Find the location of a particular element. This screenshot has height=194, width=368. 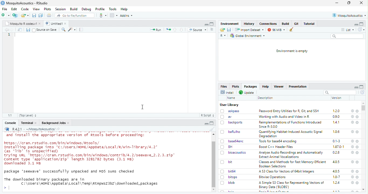

Presentation is located at coordinates (298, 87).